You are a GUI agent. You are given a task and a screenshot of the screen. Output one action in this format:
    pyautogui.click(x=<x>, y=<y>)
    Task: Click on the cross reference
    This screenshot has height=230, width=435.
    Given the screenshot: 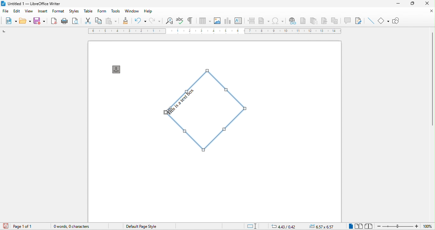 What is the action you would take?
    pyautogui.click(x=336, y=20)
    